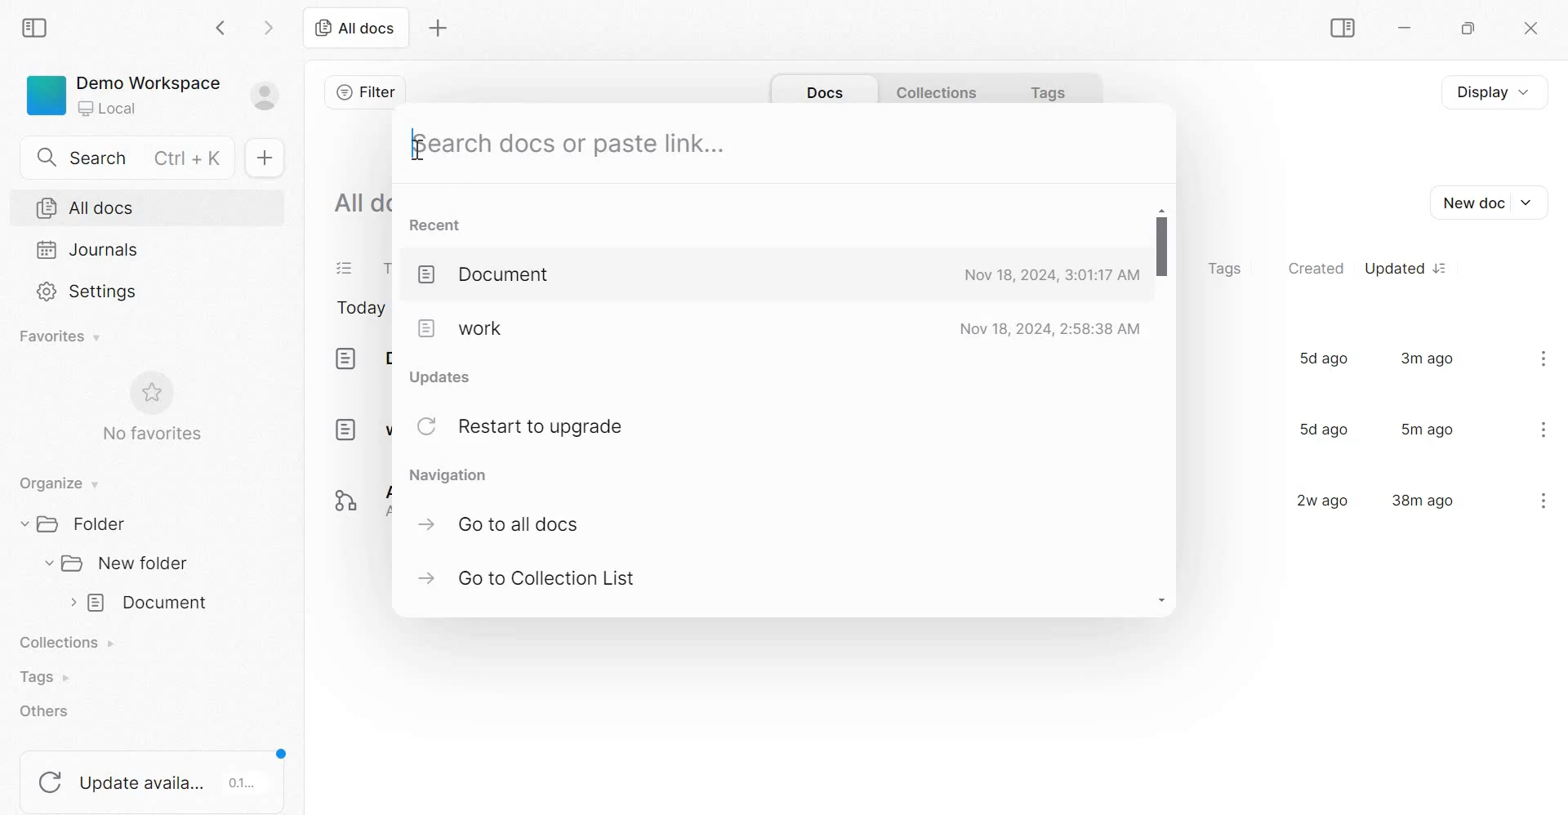 Image resolution: width=1568 pixels, height=815 pixels. Describe the element at coordinates (1486, 203) in the screenshot. I see `New doc` at that location.